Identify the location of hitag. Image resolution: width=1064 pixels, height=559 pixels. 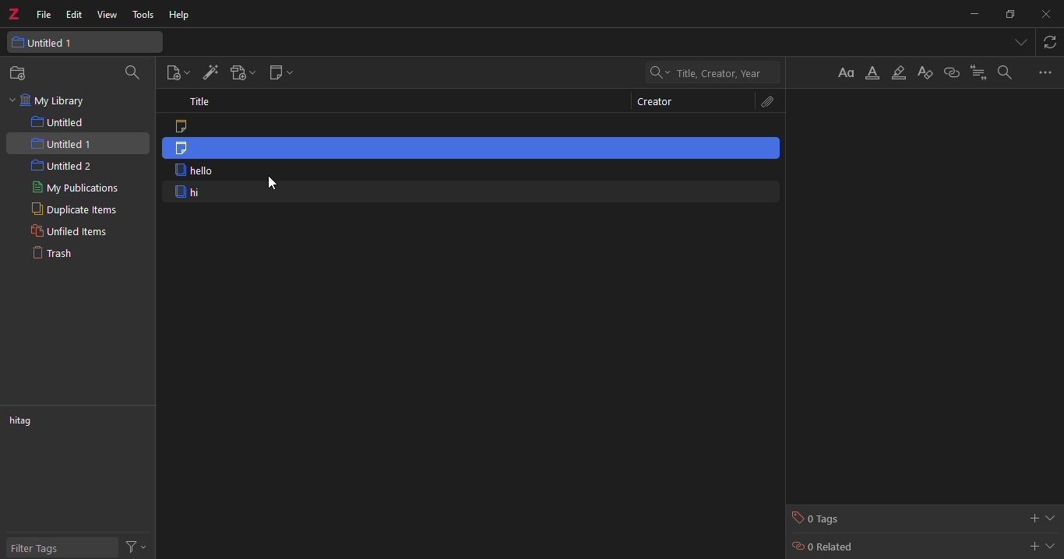
(28, 423).